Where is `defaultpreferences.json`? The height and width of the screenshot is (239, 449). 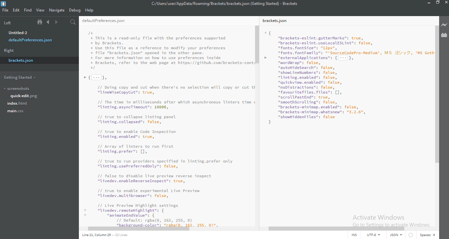 defaultpreferences.json is located at coordinates (31, 41).